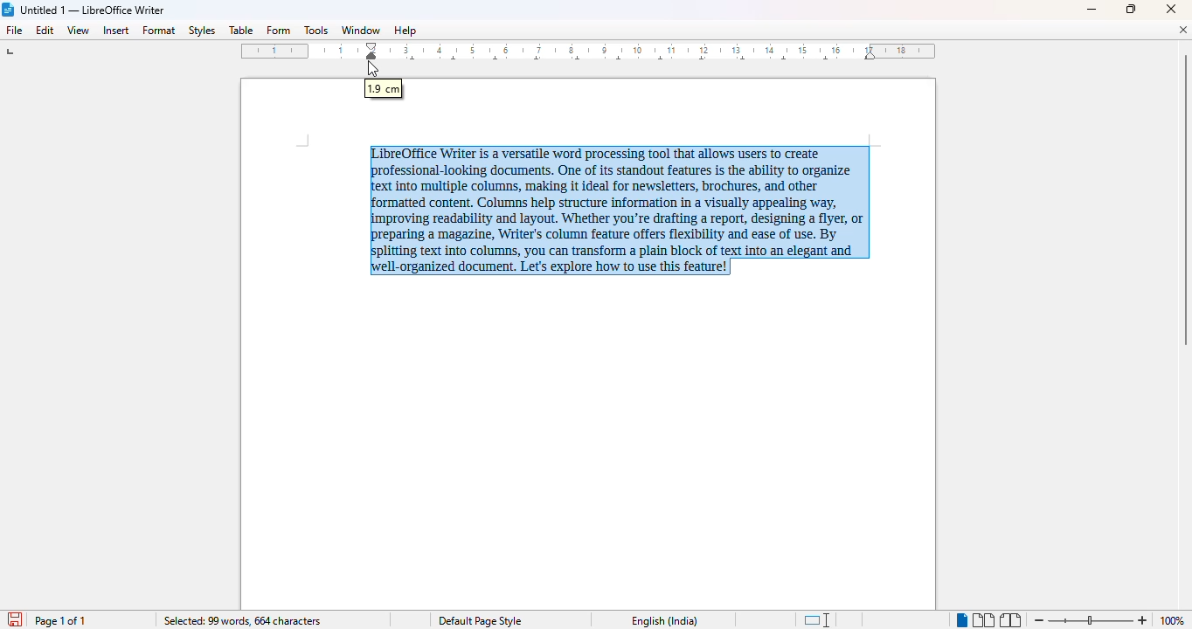 Image resolution: width=1192 pixels, height=629 pixels. I want to click on close document, so click(1182, 30).